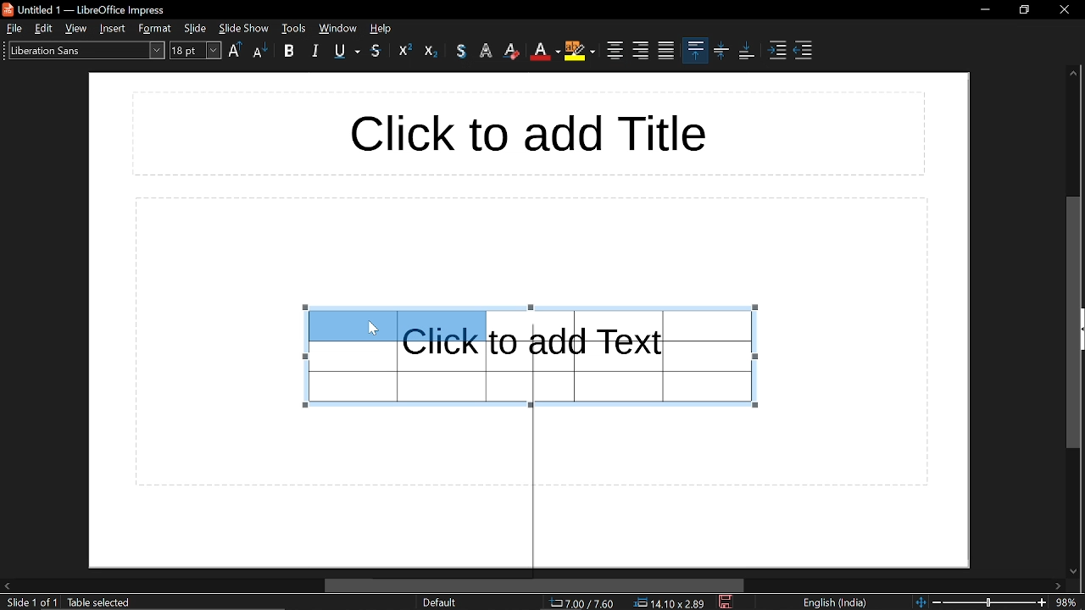 The image size is (1085, 610). I want to click on italic, so click(314, 52).